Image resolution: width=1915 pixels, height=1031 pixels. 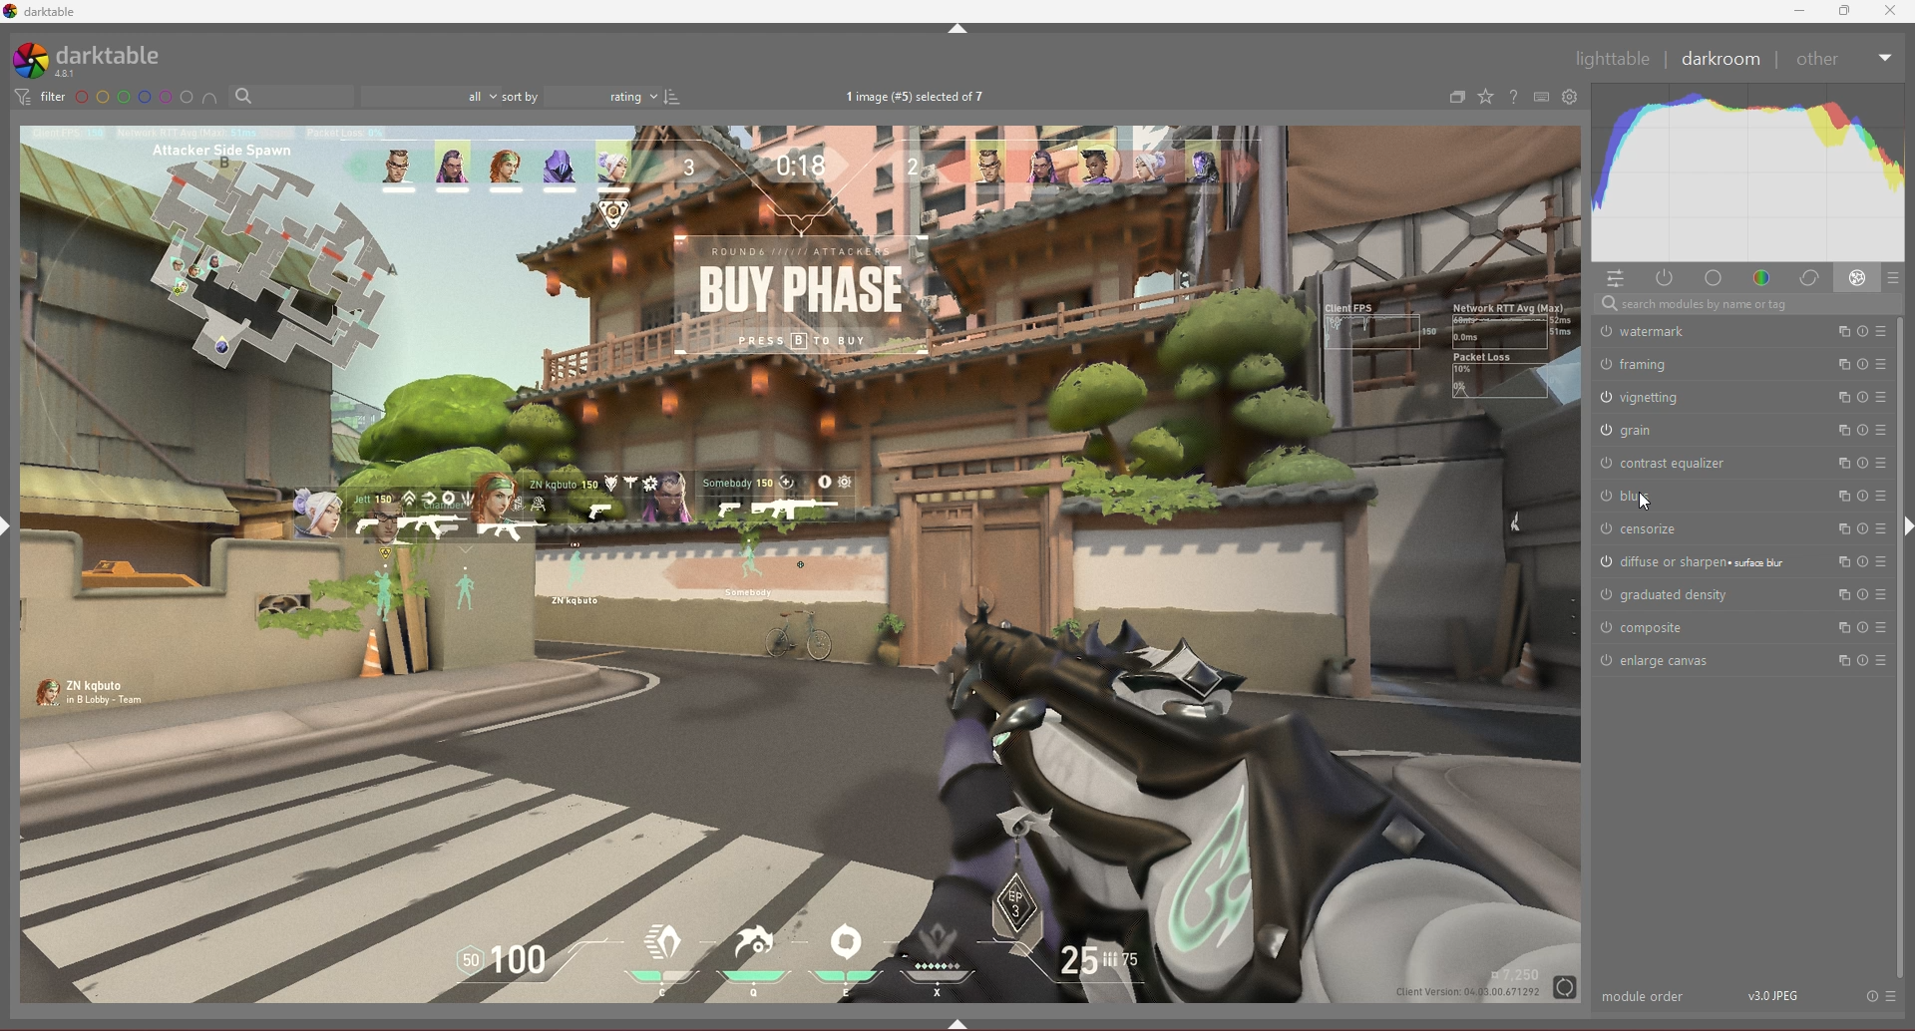 What do you see at coordinates (1862, 495) in the screenshot?
I see `reset` at bounding box center [1862, 495].